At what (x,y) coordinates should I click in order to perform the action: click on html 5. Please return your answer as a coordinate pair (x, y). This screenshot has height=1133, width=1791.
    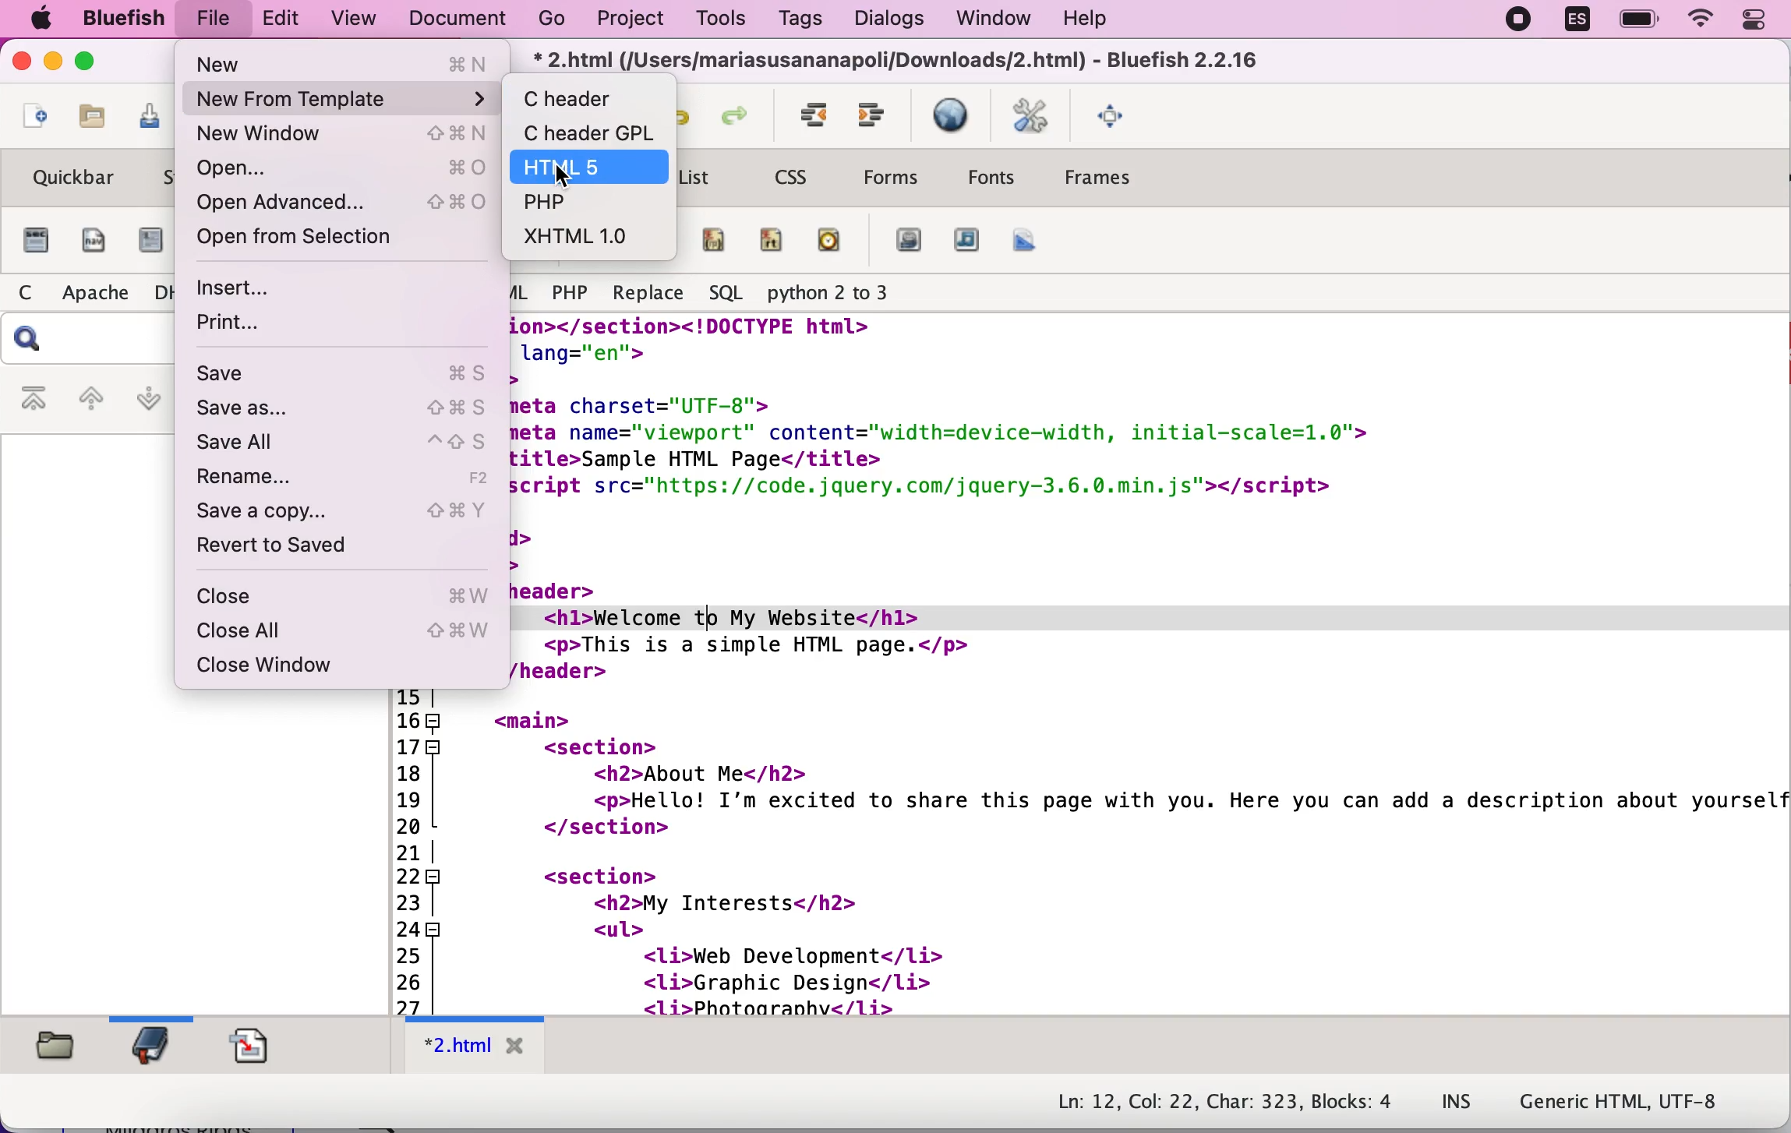
    Looking at the image, I should click on (591, 167).